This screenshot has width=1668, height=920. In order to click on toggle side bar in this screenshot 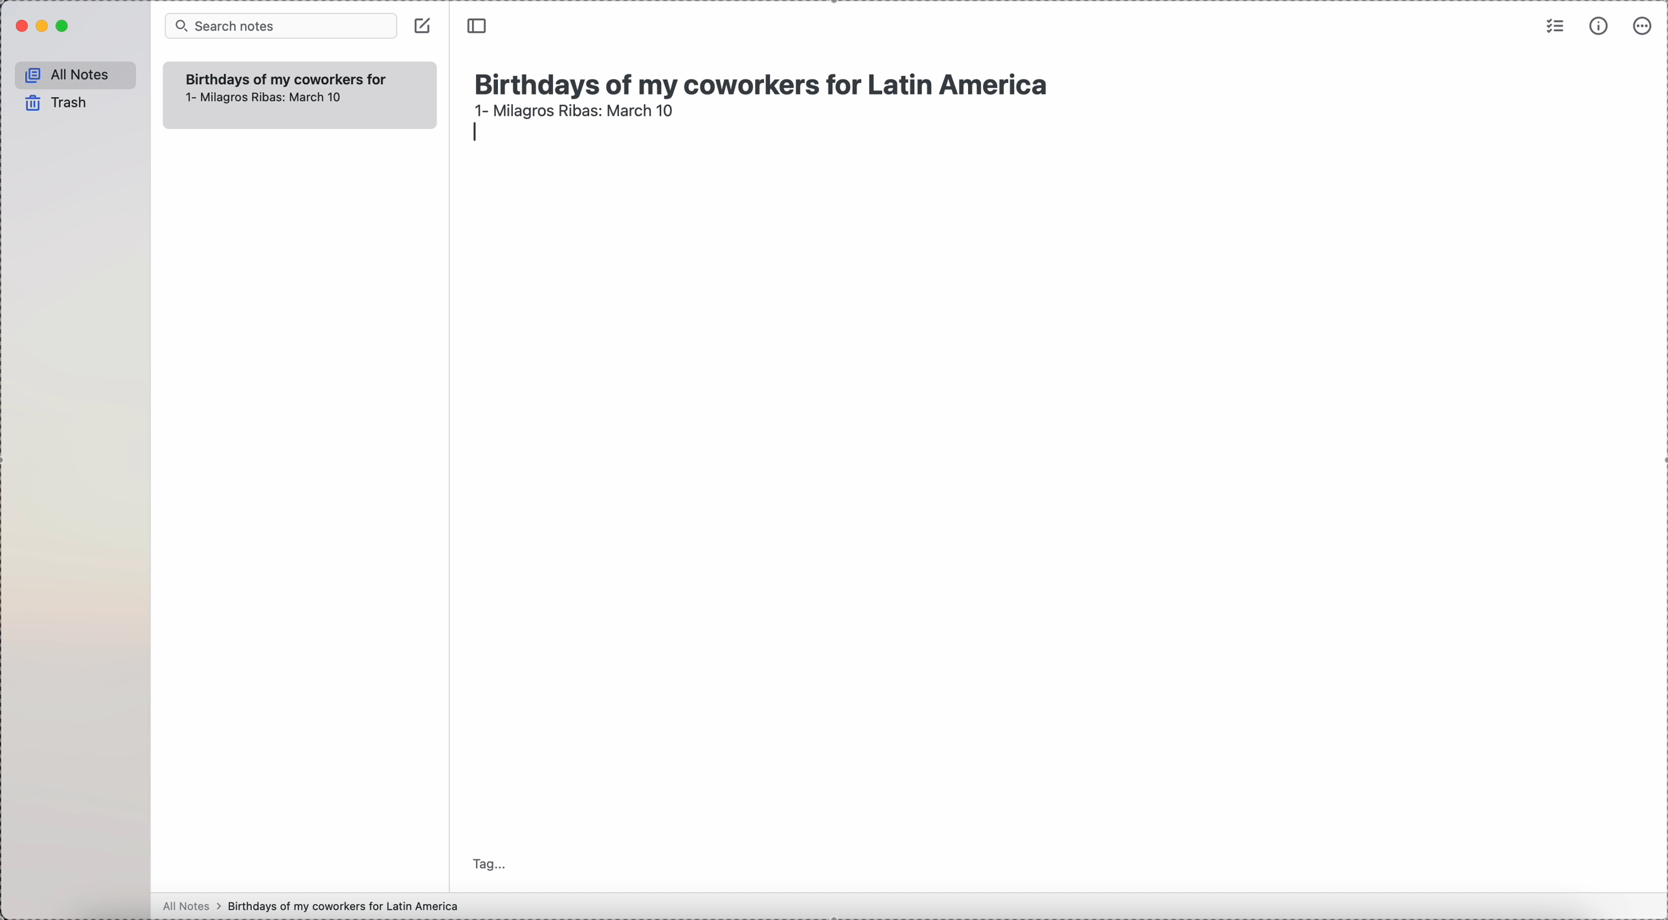, I will do `click(479, 27)`.